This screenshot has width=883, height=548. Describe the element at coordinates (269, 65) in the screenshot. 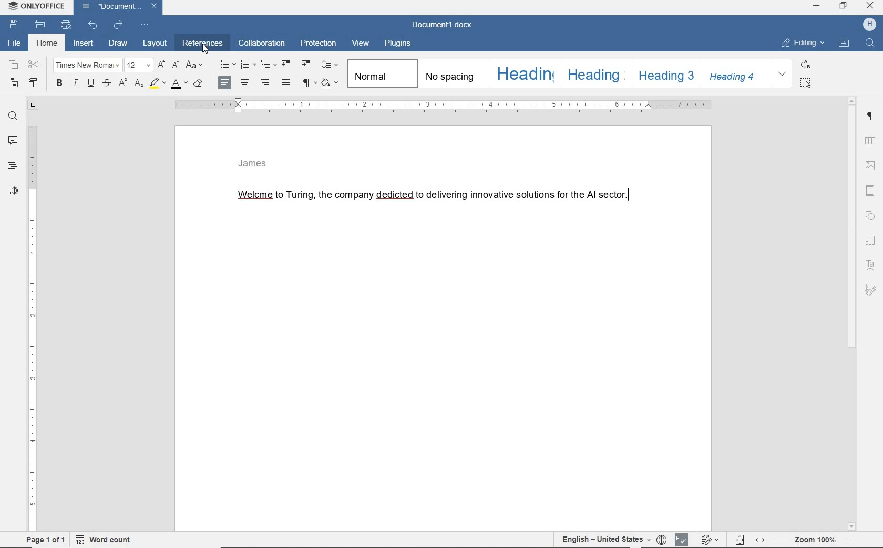

I see `multilevel list` at that location.